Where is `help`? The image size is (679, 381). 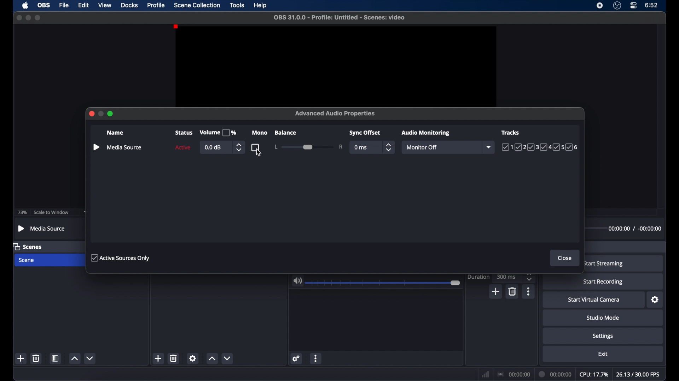 help is located at coordinates (261, 6).